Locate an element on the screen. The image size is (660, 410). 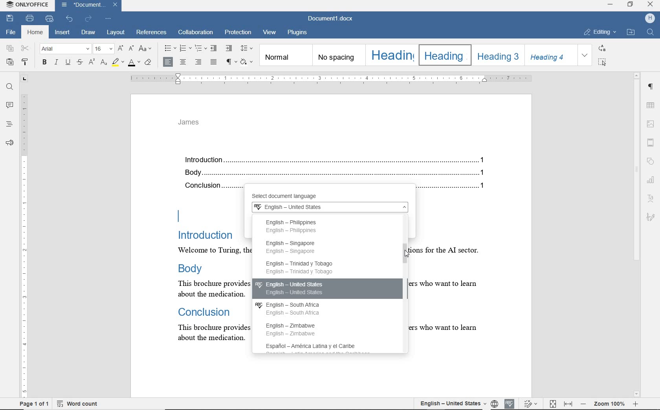
MINIMIZE is located at coordinates (610, 5).